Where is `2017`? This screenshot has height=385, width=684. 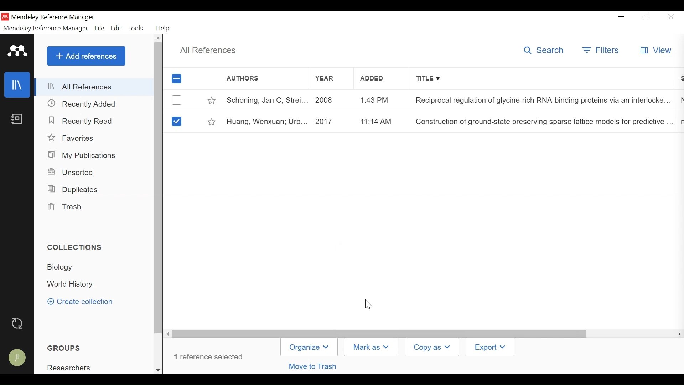 2017 is located at coordinates (327, 121).